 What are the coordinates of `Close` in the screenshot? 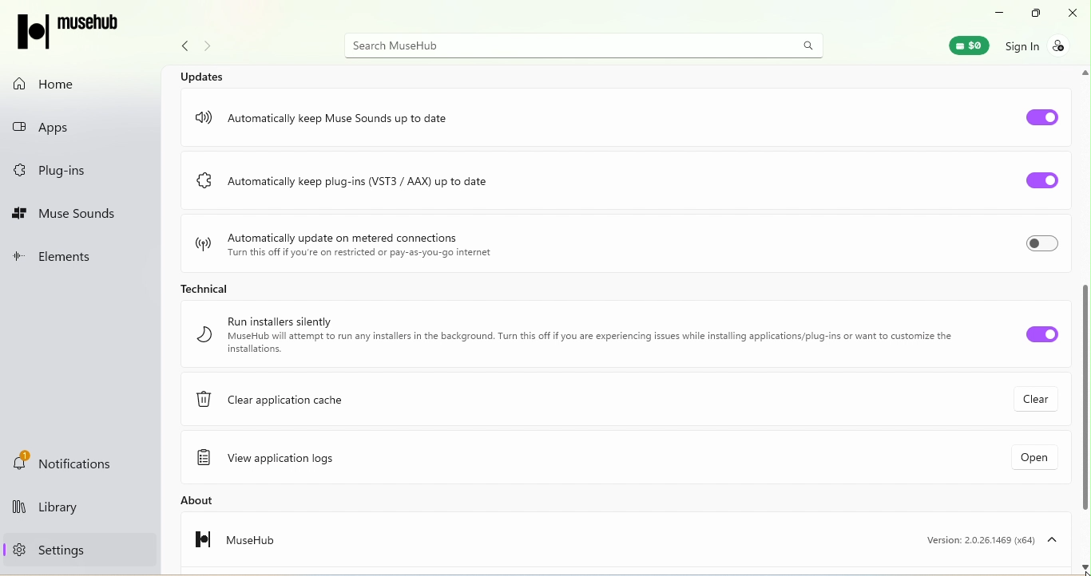 It's located at (1075, 14).